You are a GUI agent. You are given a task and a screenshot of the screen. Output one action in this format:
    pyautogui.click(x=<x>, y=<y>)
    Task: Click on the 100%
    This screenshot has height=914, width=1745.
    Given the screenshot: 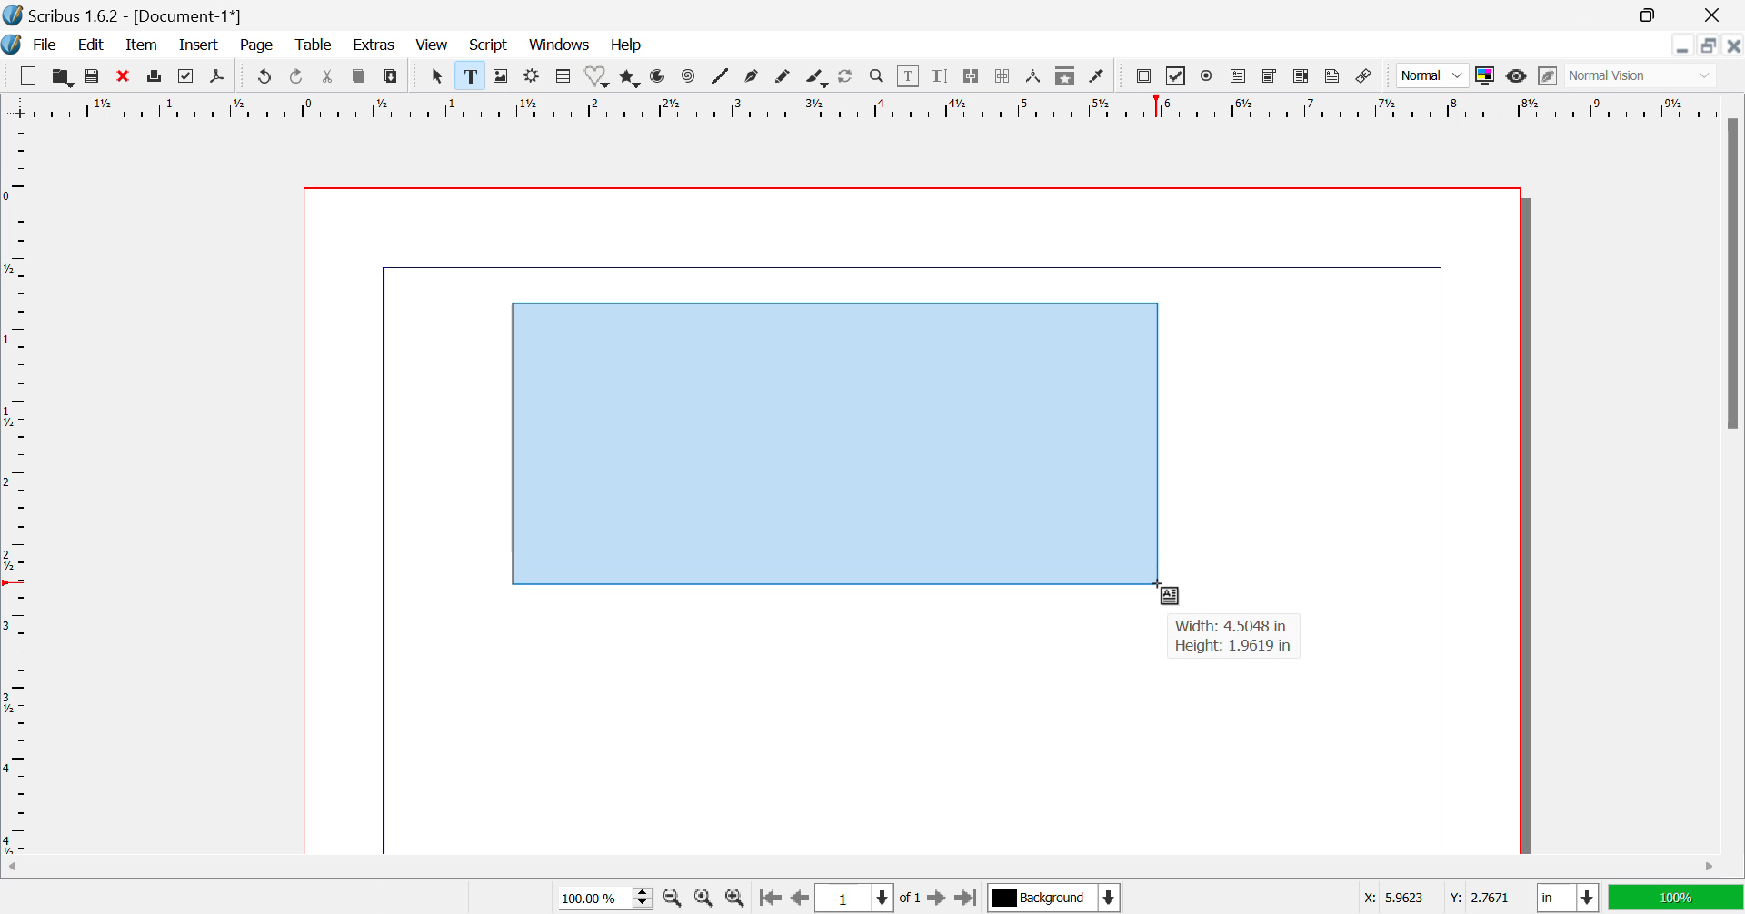 What is the action you would take?
    pyautogui.click(x=1674, y=898)
    